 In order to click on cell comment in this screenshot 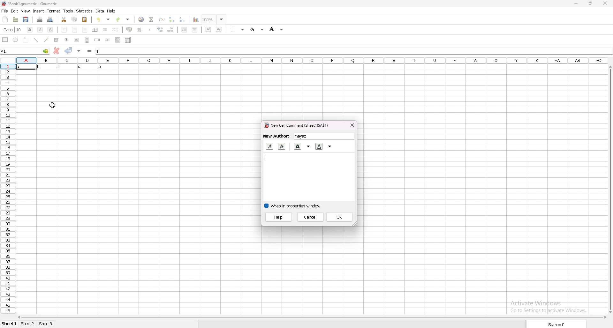, I will do `click(297, 125)`.